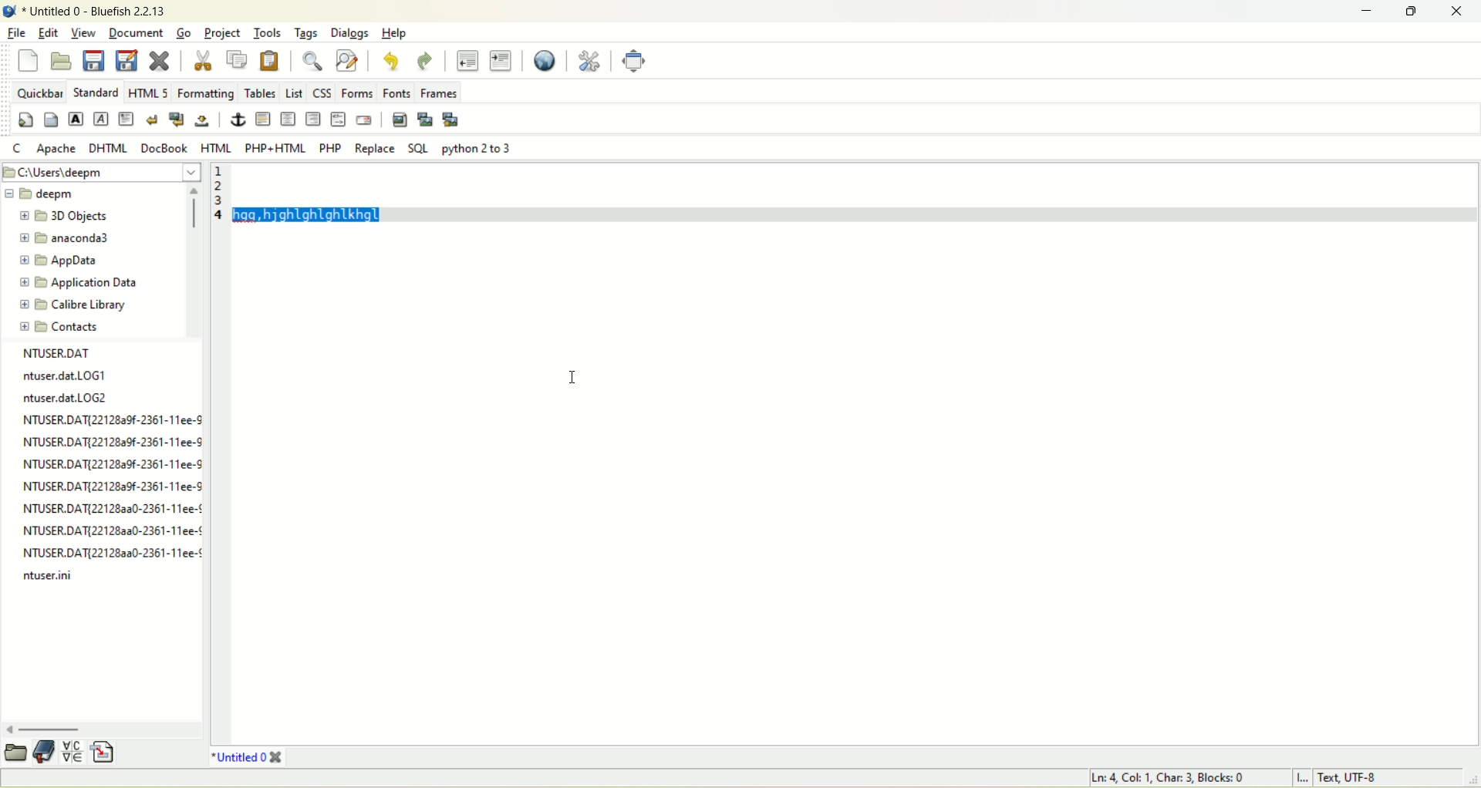 This screenshot has width=1481, height=788. I want to click on emphasis, so click(100, 119).